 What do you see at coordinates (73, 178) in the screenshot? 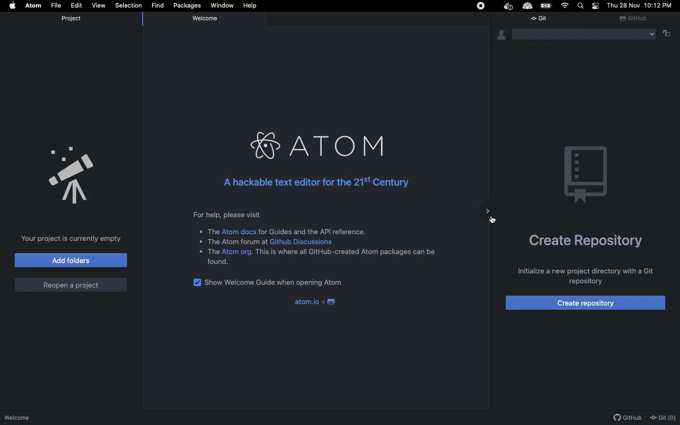
I see `Emblem` at bounding box center [73, 178].